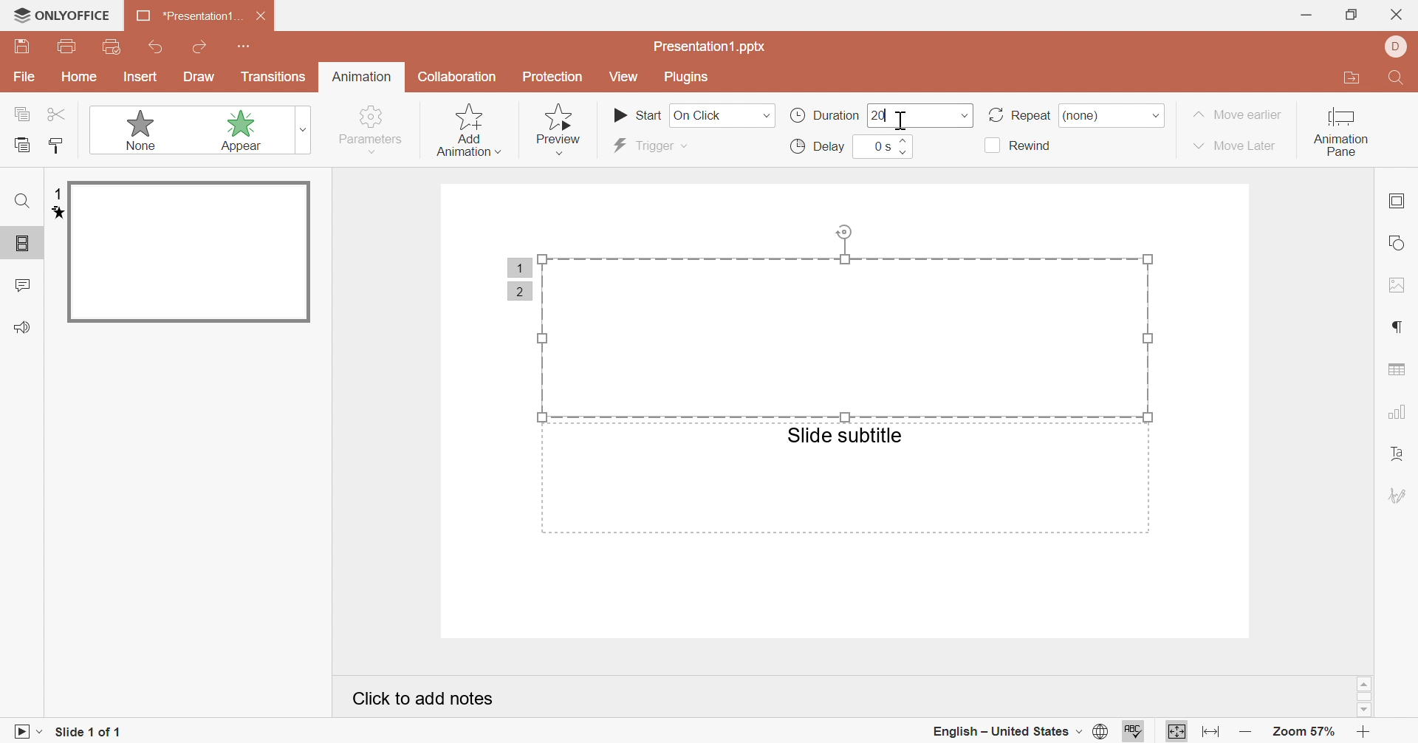  Describe the element at coordinates (58, 144) in the screenshot. I see `copy style` at that location.